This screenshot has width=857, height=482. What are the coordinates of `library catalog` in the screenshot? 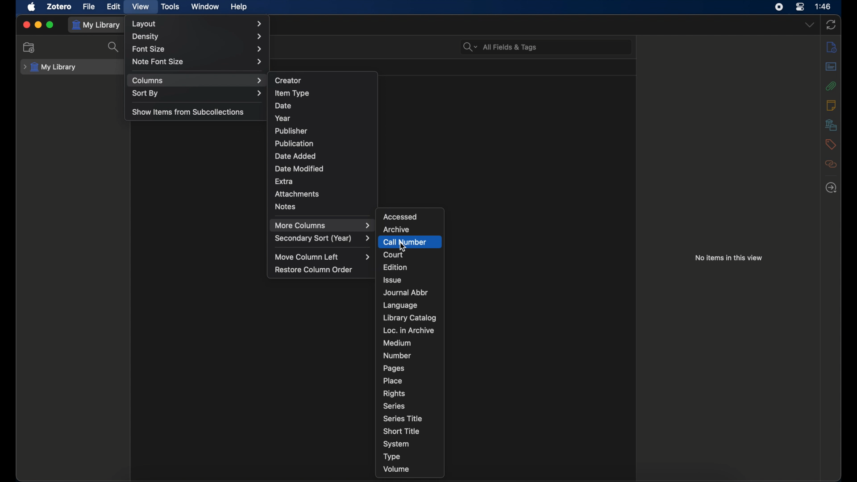 It's located at (410, 318).